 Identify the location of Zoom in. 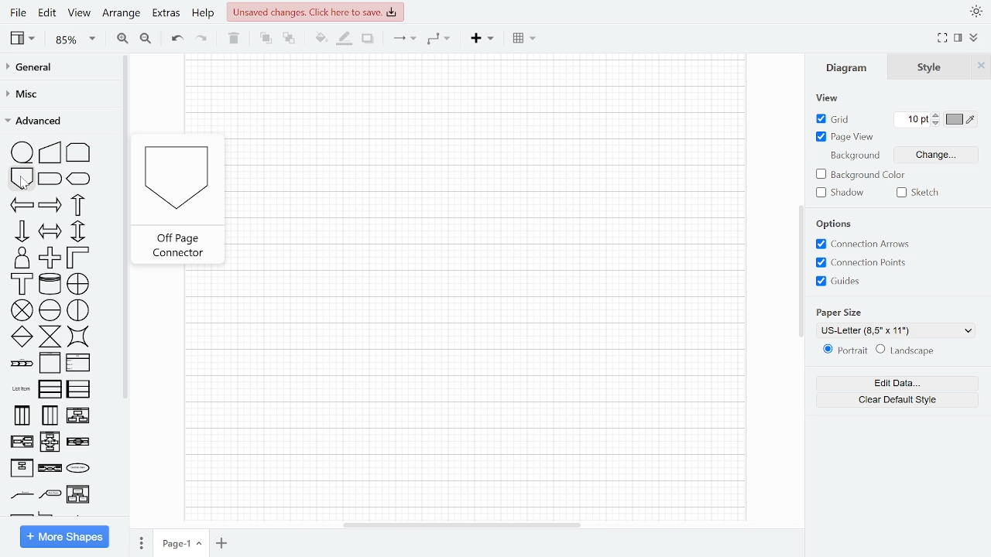
(122, 39).